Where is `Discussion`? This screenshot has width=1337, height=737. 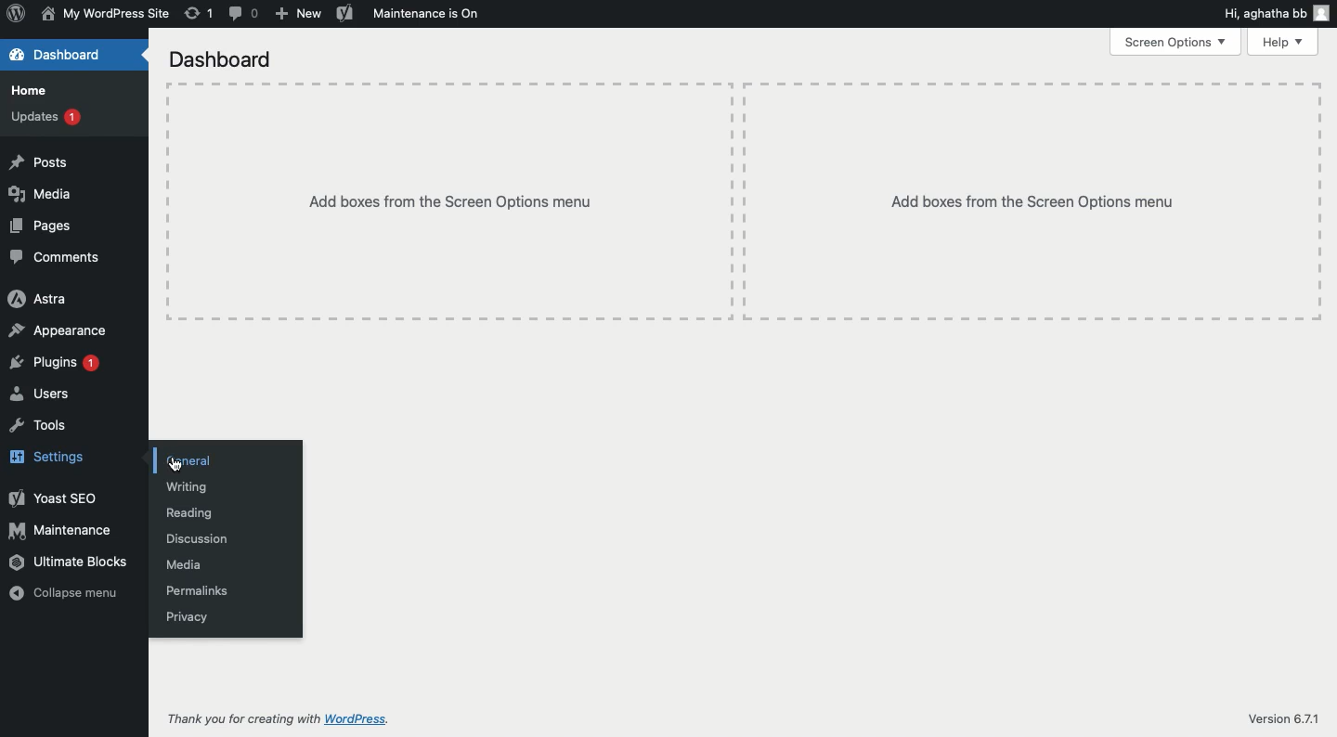 Discussion is located at coordinates (197, 537).